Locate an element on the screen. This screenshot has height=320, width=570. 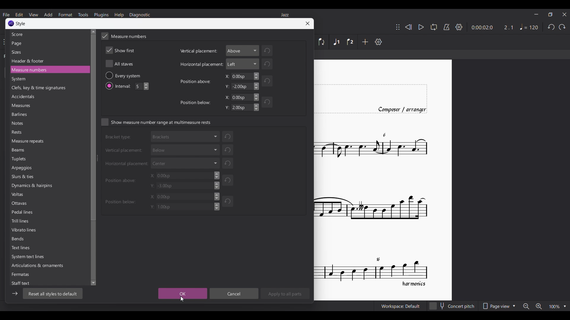
Plugins menu is located at coordinates (101, 15).